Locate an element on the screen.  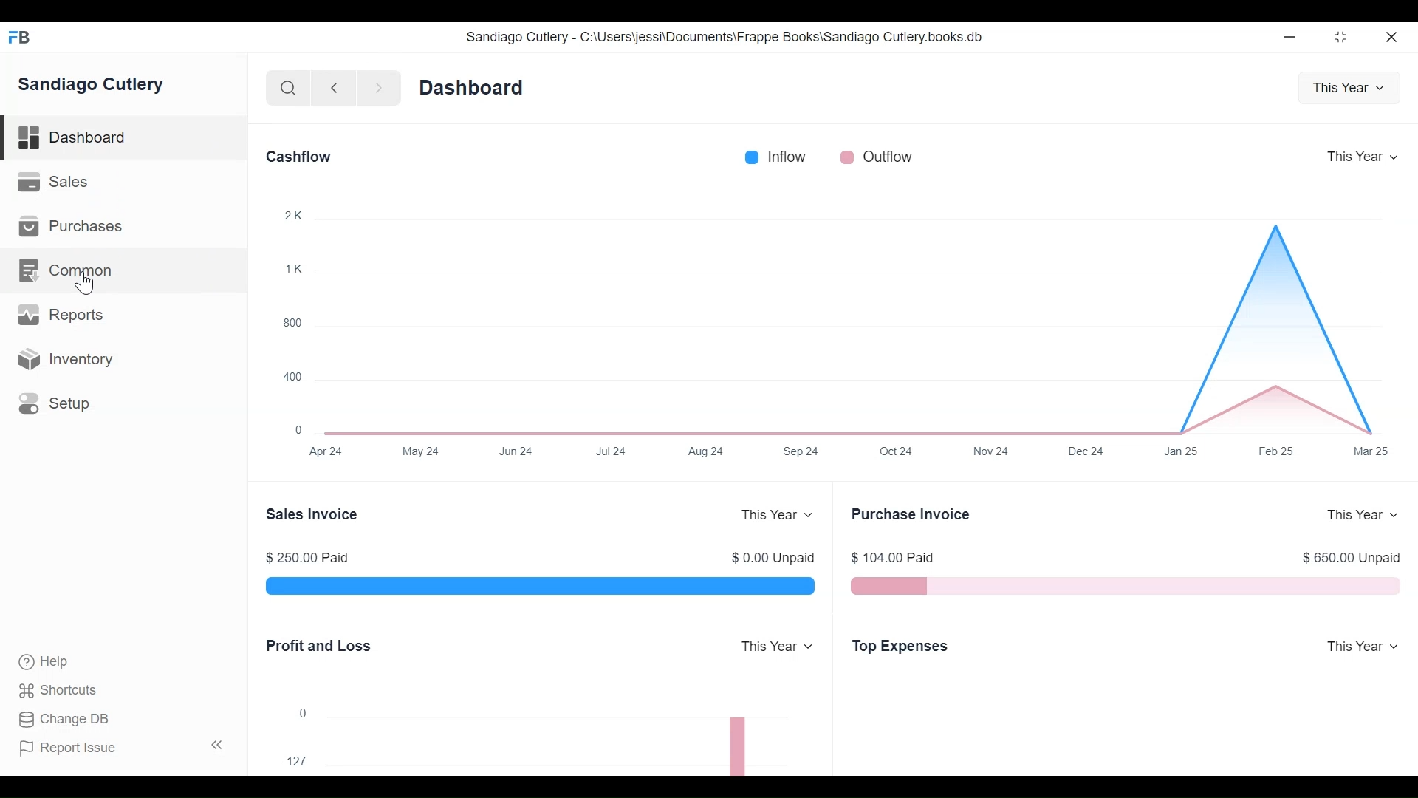
Purchase invoice  is located at coordinates (542, 587).